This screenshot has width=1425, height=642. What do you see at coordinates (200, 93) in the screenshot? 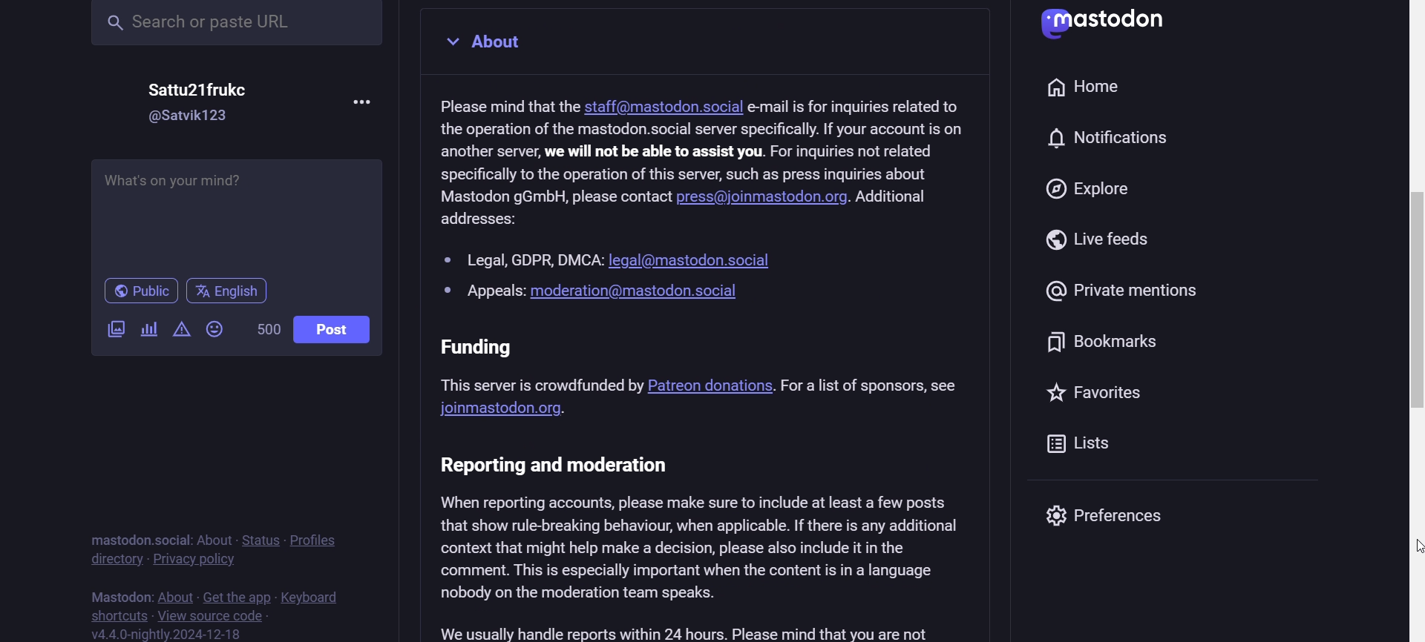
I see `Sattu21frukc` at bounding box center [200, 93].